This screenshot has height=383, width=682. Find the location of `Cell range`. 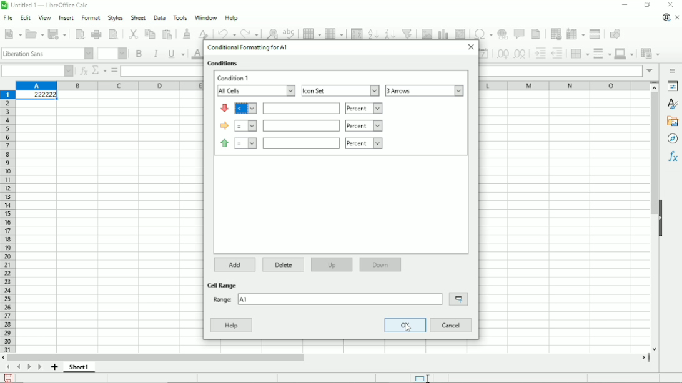

Cell range is located at coordinates (224, 285).